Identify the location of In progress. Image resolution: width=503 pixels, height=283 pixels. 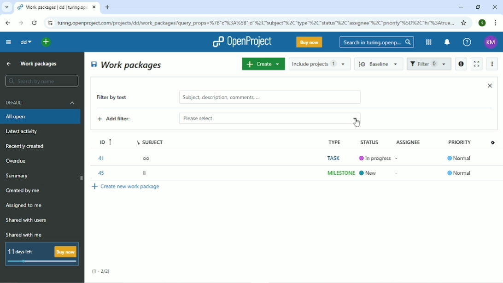
(379, 157).